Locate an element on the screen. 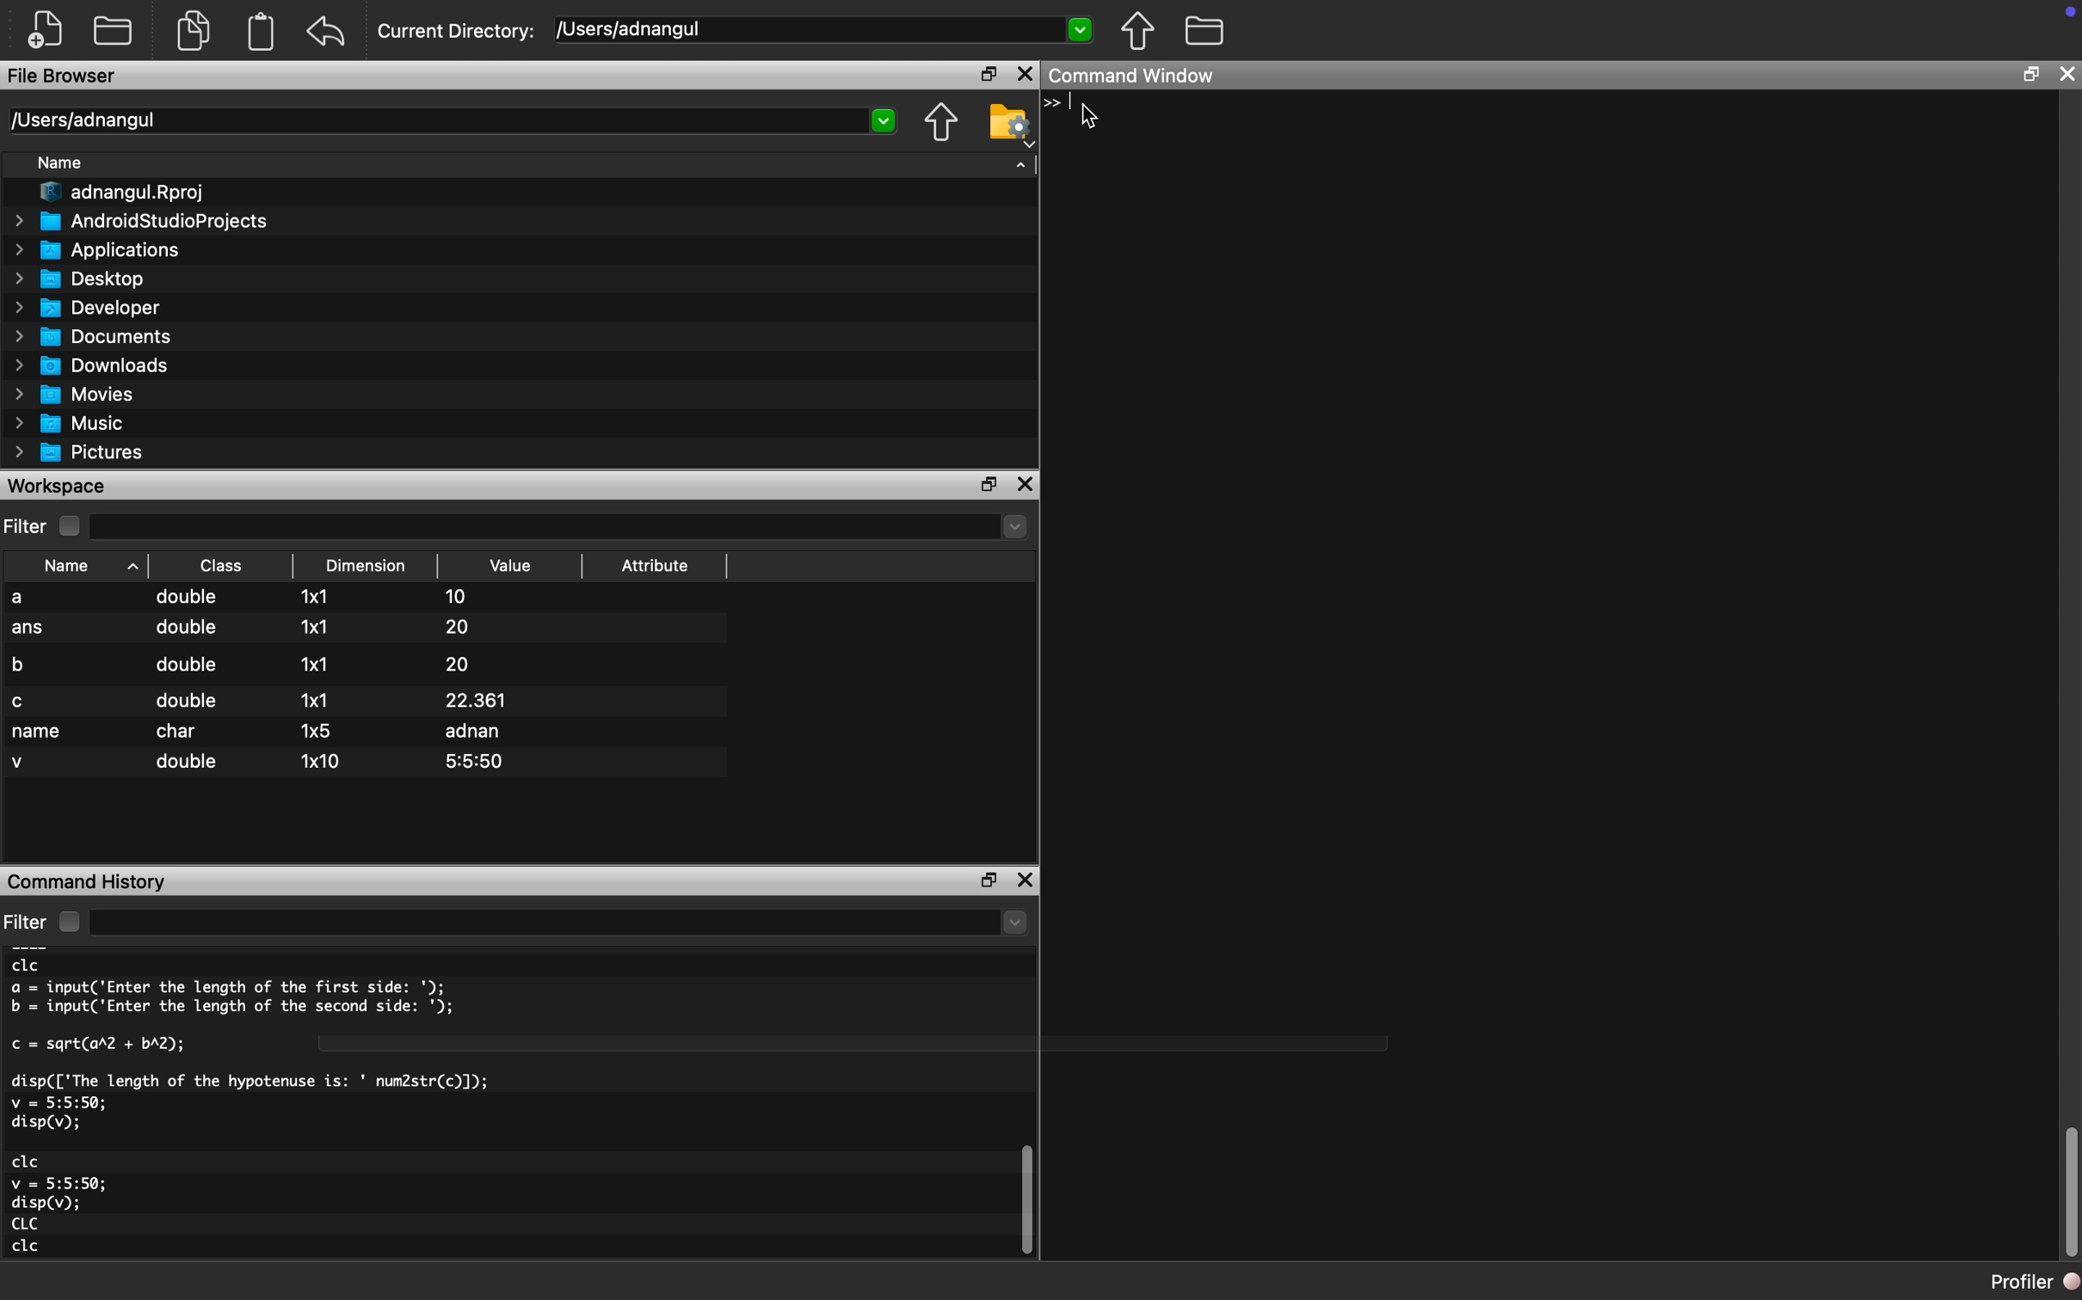  Browse your files is located at coordinates (1204, 34).